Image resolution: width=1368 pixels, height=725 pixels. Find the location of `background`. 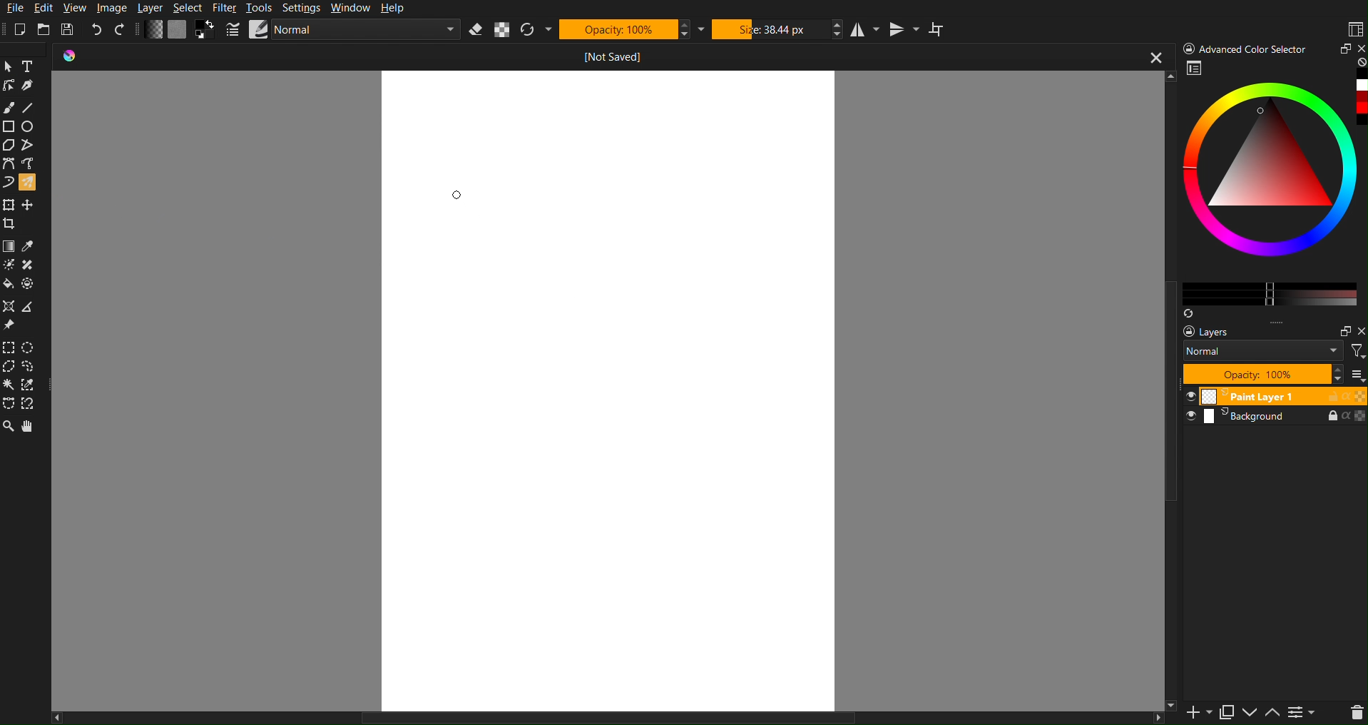

background is located at coordinates (1277, 420).